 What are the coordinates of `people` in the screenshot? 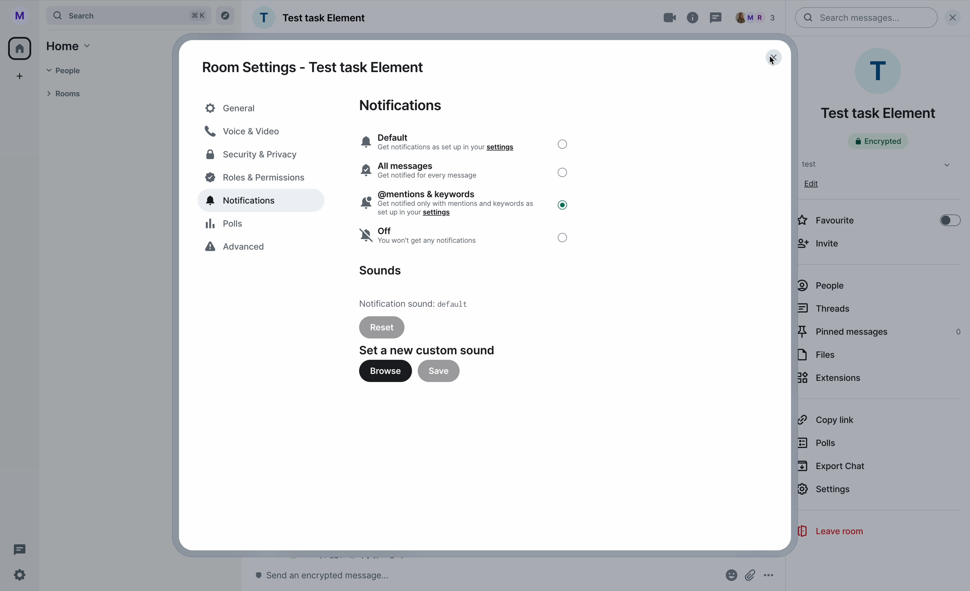 It's located at (822, 286).